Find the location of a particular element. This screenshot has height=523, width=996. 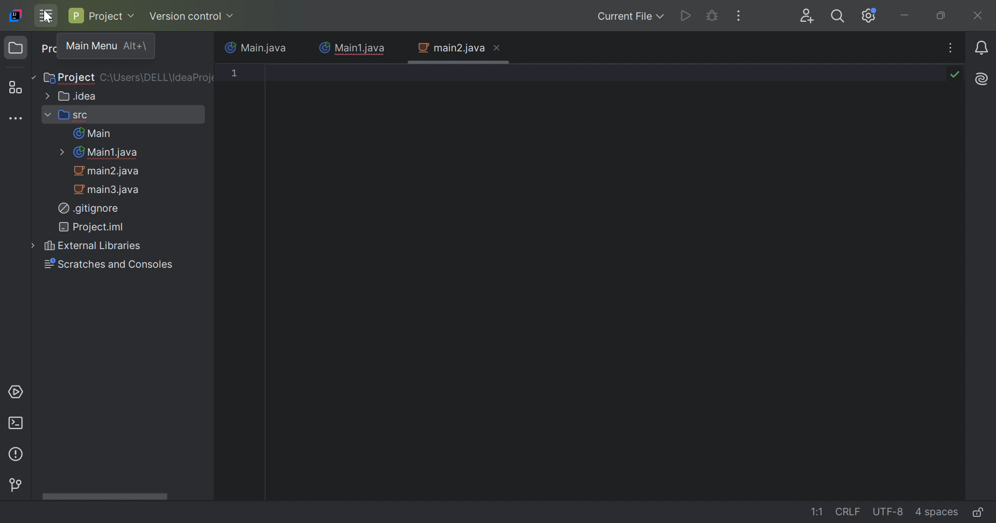

More actions is located at coordinates (739, 15).